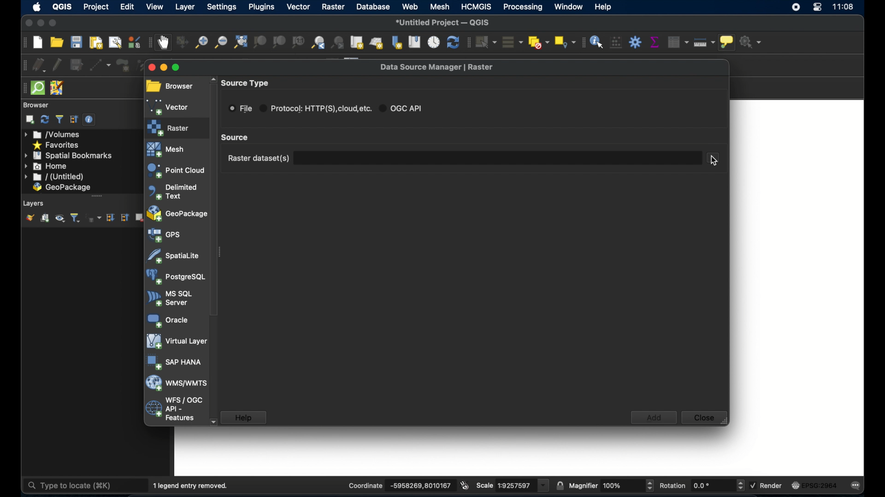  I want to click on browser, so click(172, 84).